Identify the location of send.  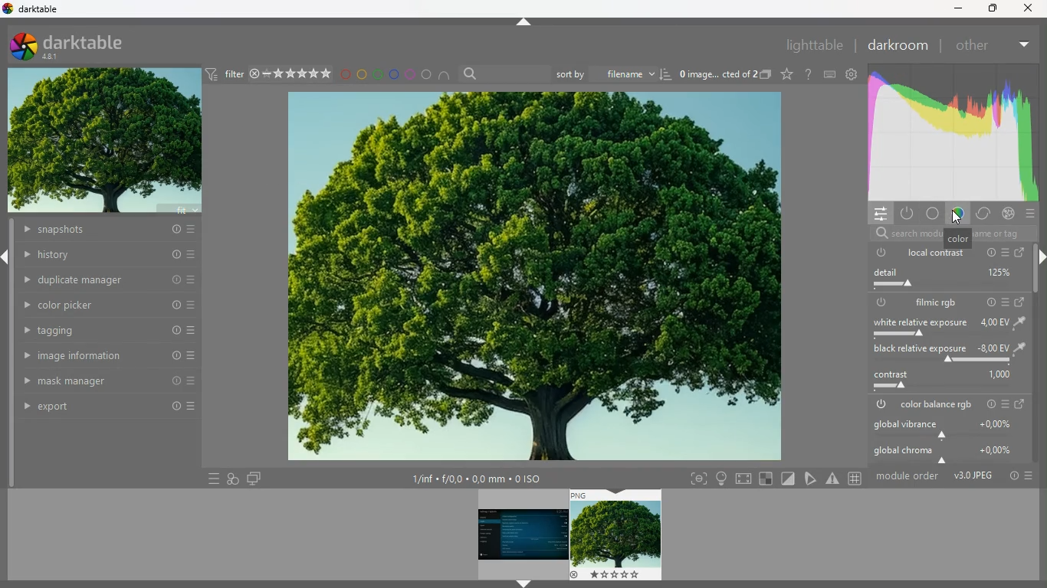
(1020, 301).